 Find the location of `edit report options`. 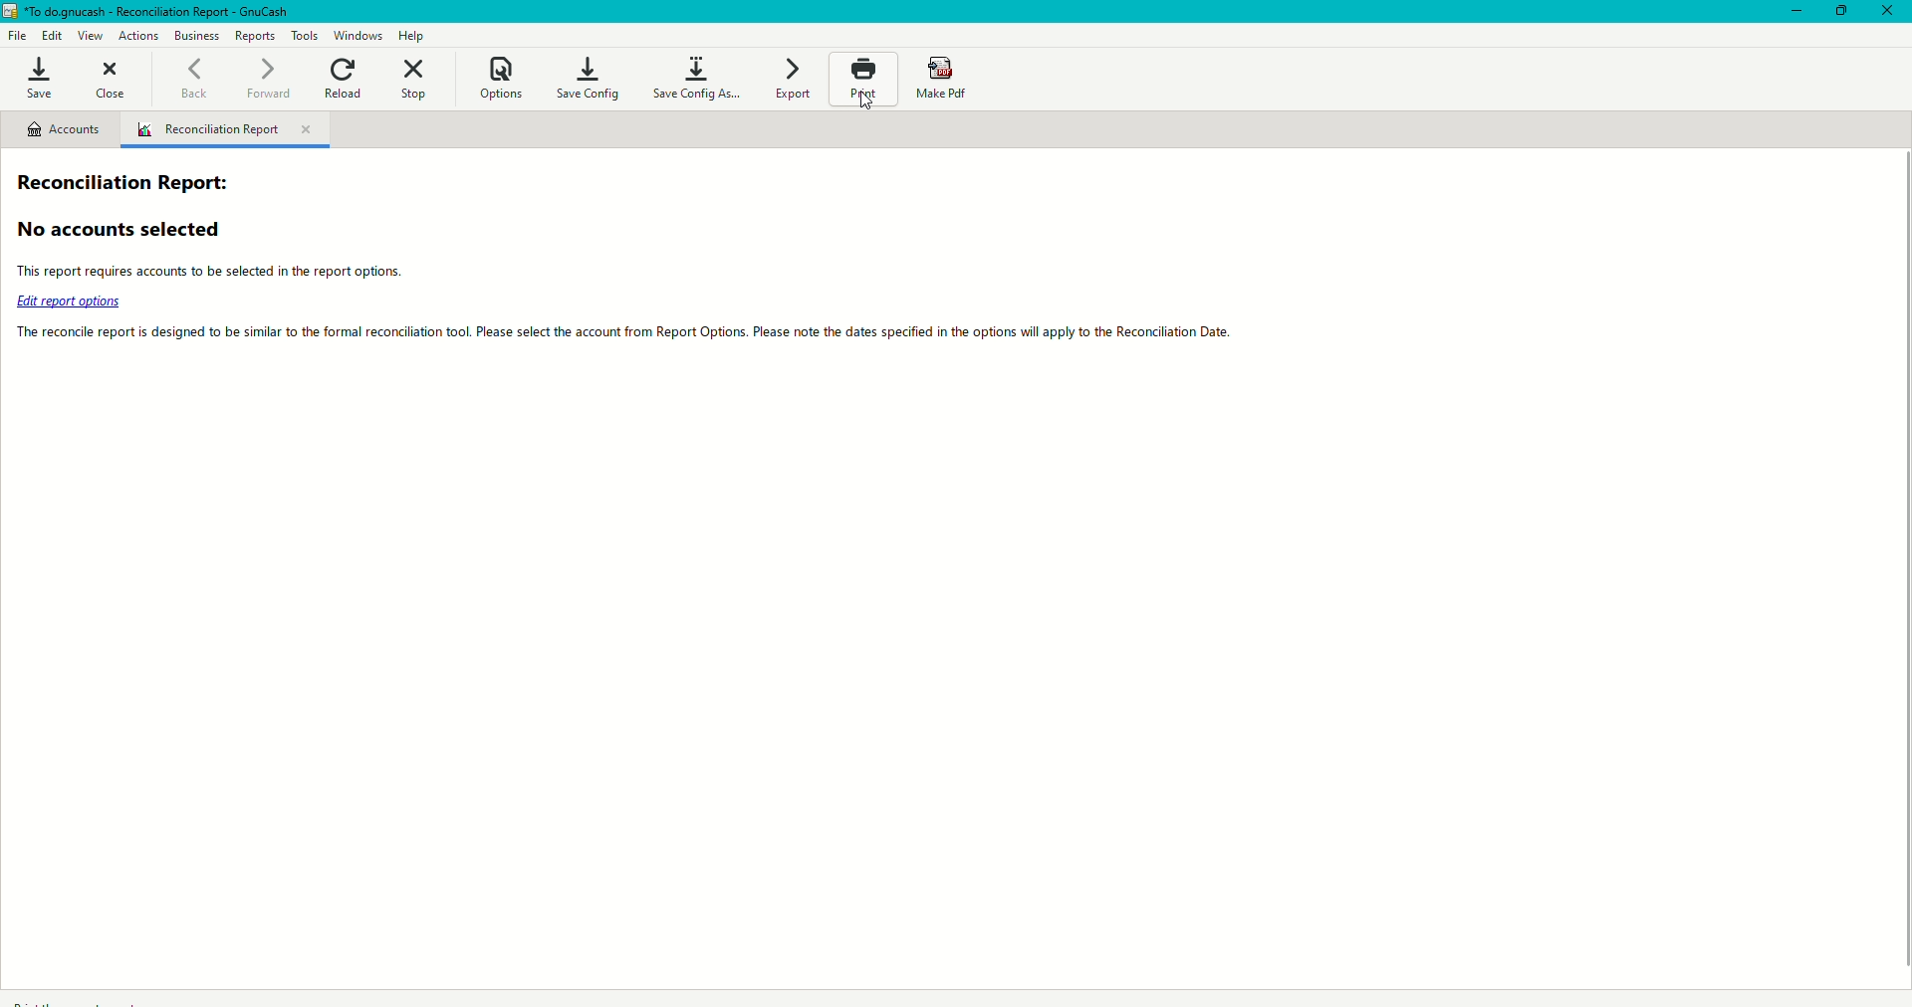

edit report options is located at coordinates (75, 302).